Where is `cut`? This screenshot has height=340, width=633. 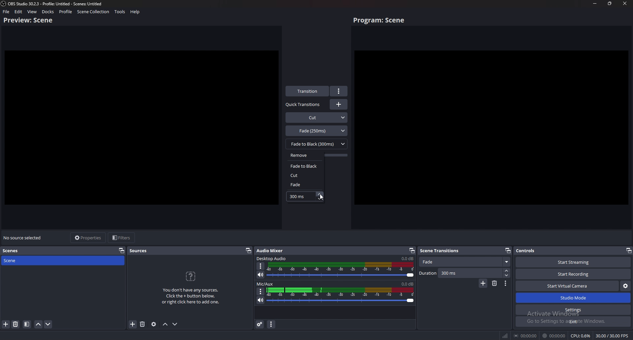 cut is located at coordinates (304, 175).